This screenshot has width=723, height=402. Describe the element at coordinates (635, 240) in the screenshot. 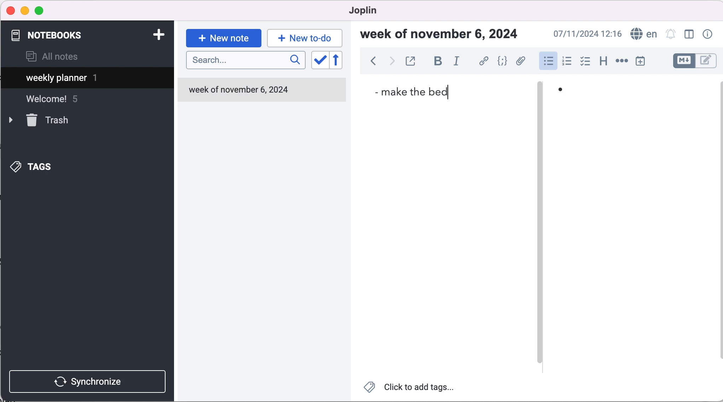

I see `blank canvas` at that location.